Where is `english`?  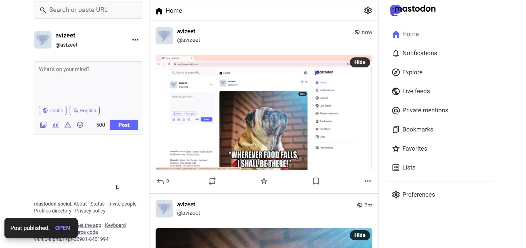 english is located at coordinates (87, 111).